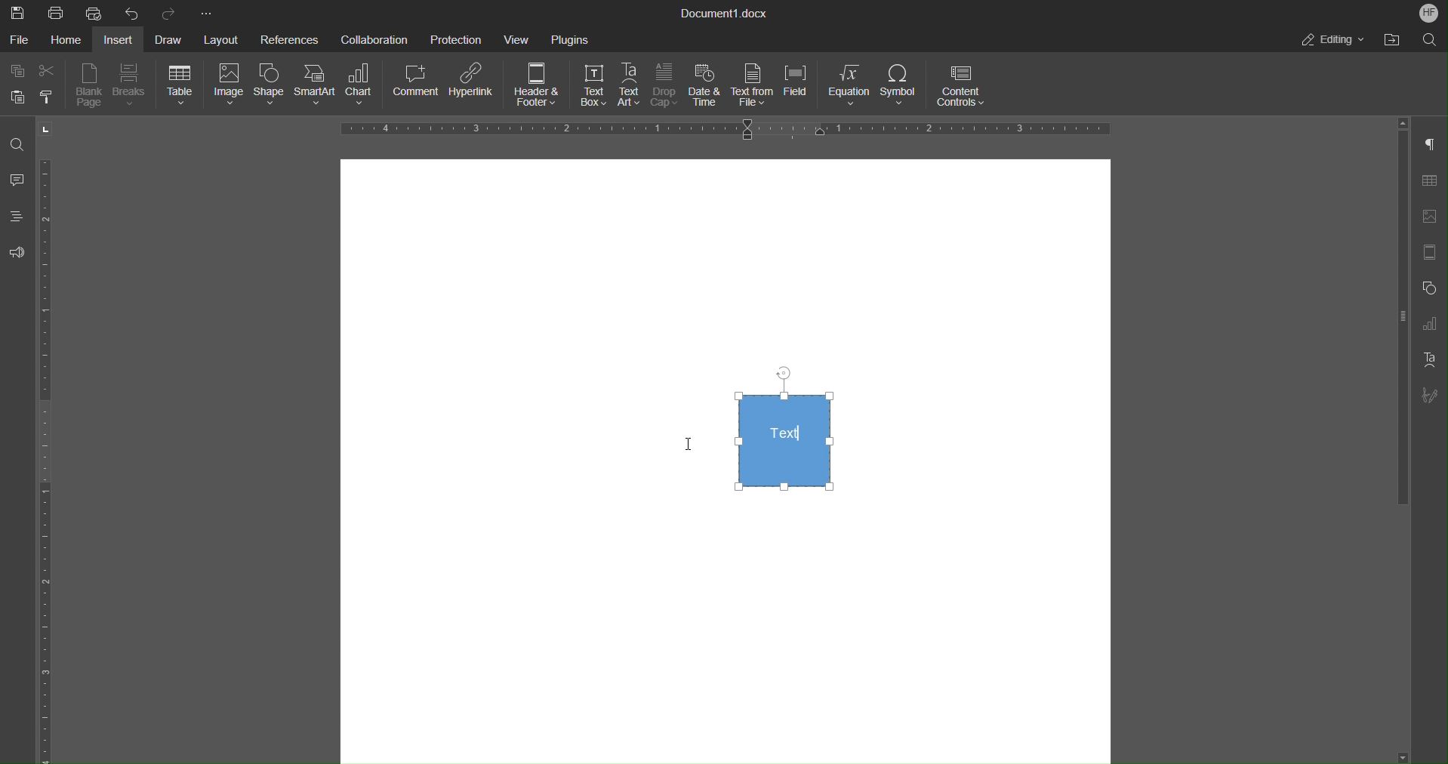  Describe the element at coordinates (901, 88) in the screenshot. I see `Symbol` at that location.